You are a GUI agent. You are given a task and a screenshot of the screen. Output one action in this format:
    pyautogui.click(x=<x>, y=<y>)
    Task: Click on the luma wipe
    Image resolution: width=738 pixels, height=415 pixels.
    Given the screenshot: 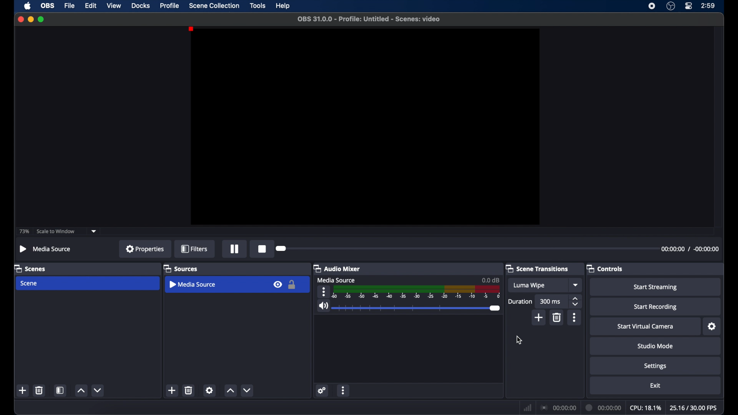 What is the action you would take?
    pyautogui.click(x=530, y=285)
    